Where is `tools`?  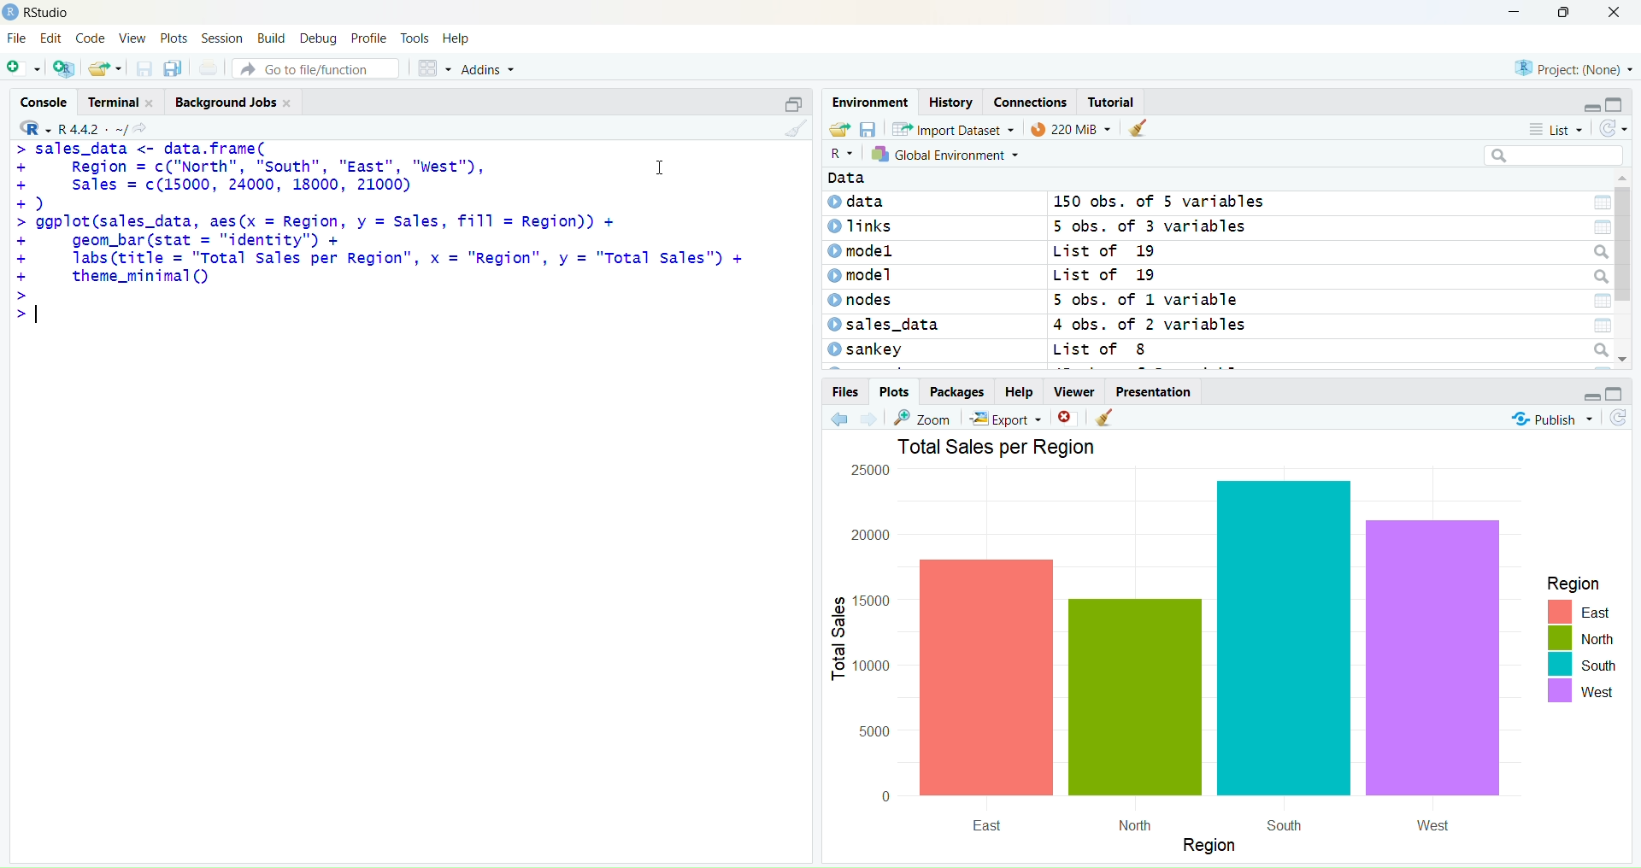
tools is located at coordinates (415, 38).